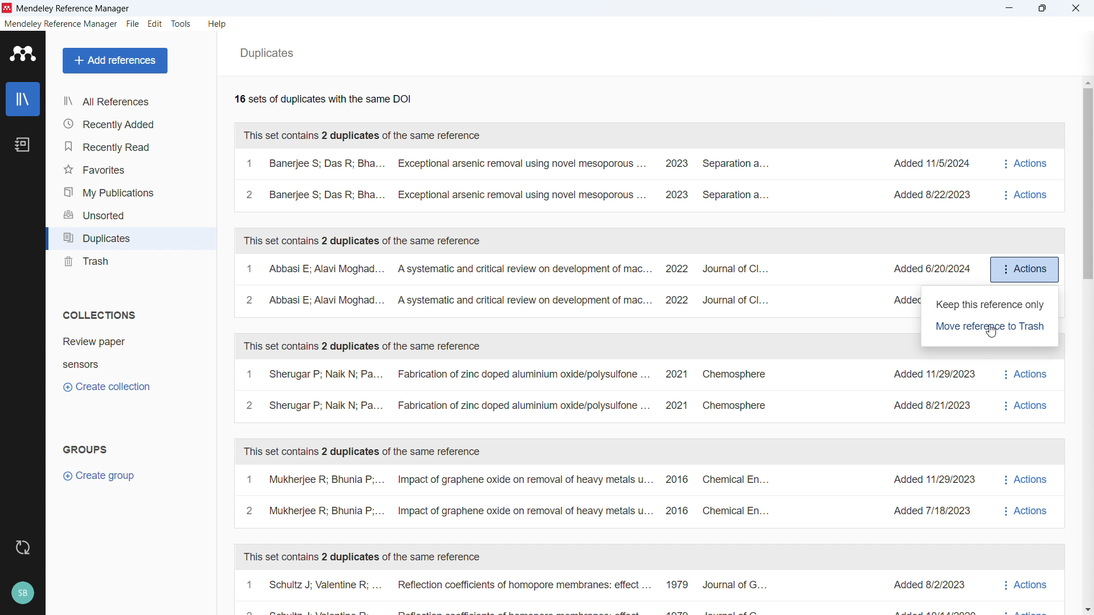 Image resolution: width=1094 pixels, height=615 pixels. What do you see at coordinates (365, 348) in the screenshot?
I see `This set contains 2 duplicates of the same reference` at bounding box center [365, 348].